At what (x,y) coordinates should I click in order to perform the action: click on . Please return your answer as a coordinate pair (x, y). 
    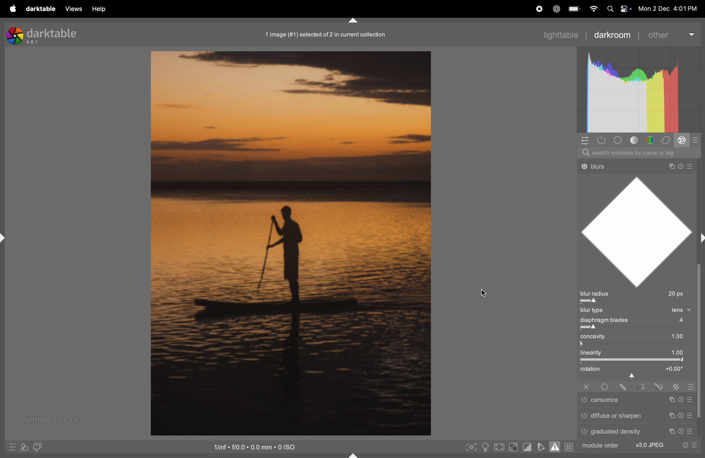
    Looking at the image, I should click on (693, 387).